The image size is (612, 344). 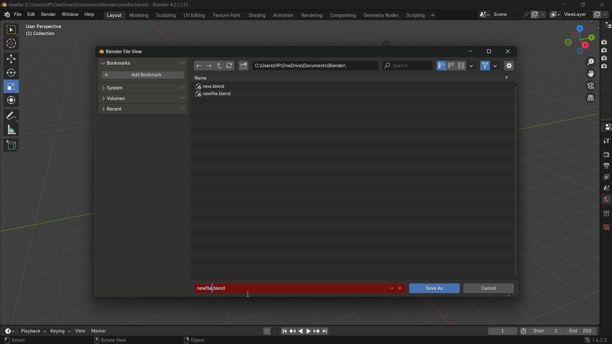 I want to click on jump to endpoint, so click(x=284, y=331).